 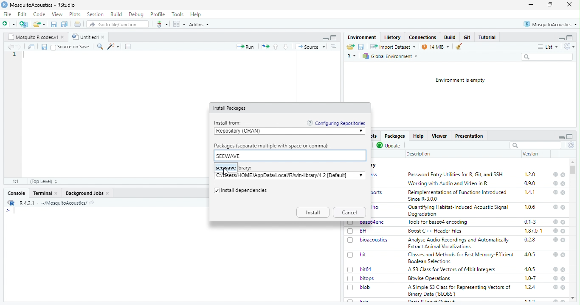 I want to click on Console, so click(x=17, y=193).